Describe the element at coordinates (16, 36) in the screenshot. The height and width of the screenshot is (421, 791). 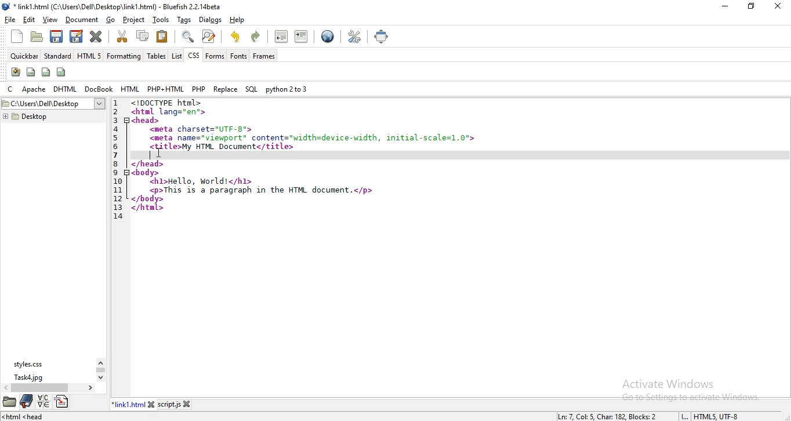
I see `new file` at that location.